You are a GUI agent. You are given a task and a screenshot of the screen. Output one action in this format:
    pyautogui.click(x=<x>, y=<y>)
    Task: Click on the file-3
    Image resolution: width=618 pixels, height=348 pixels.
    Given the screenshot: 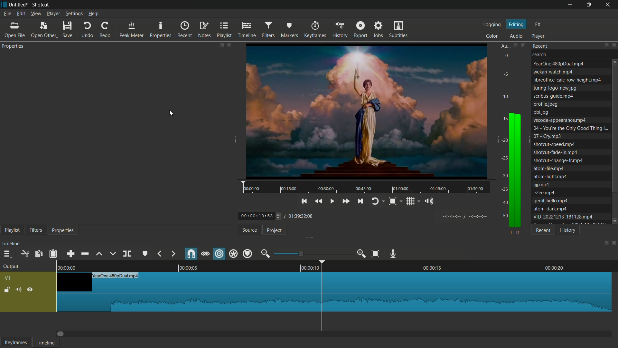 What is the action you would take?
    pyautogui.click(x=566, y=80)
    